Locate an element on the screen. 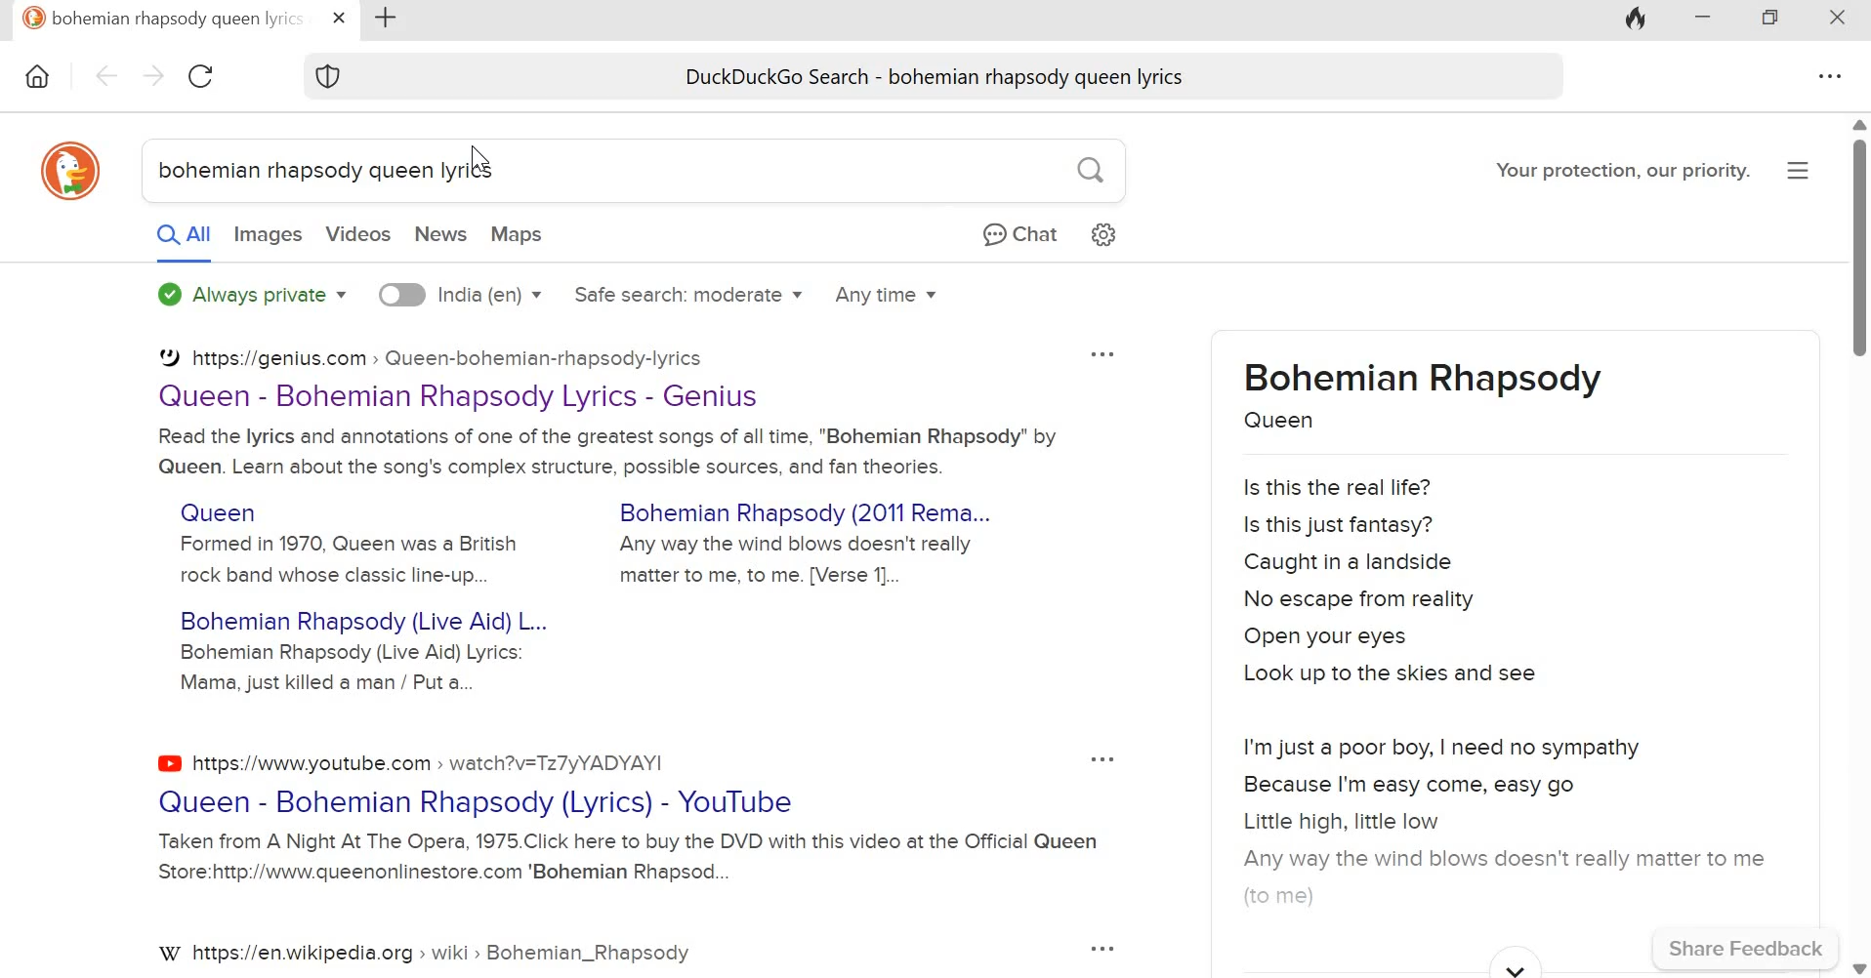 The height and width of the screenshot is (978, 1871). Any way the wind blows doesn't really
matter to me, to me. [Verse 1]... is located at coordinates (800, 561).